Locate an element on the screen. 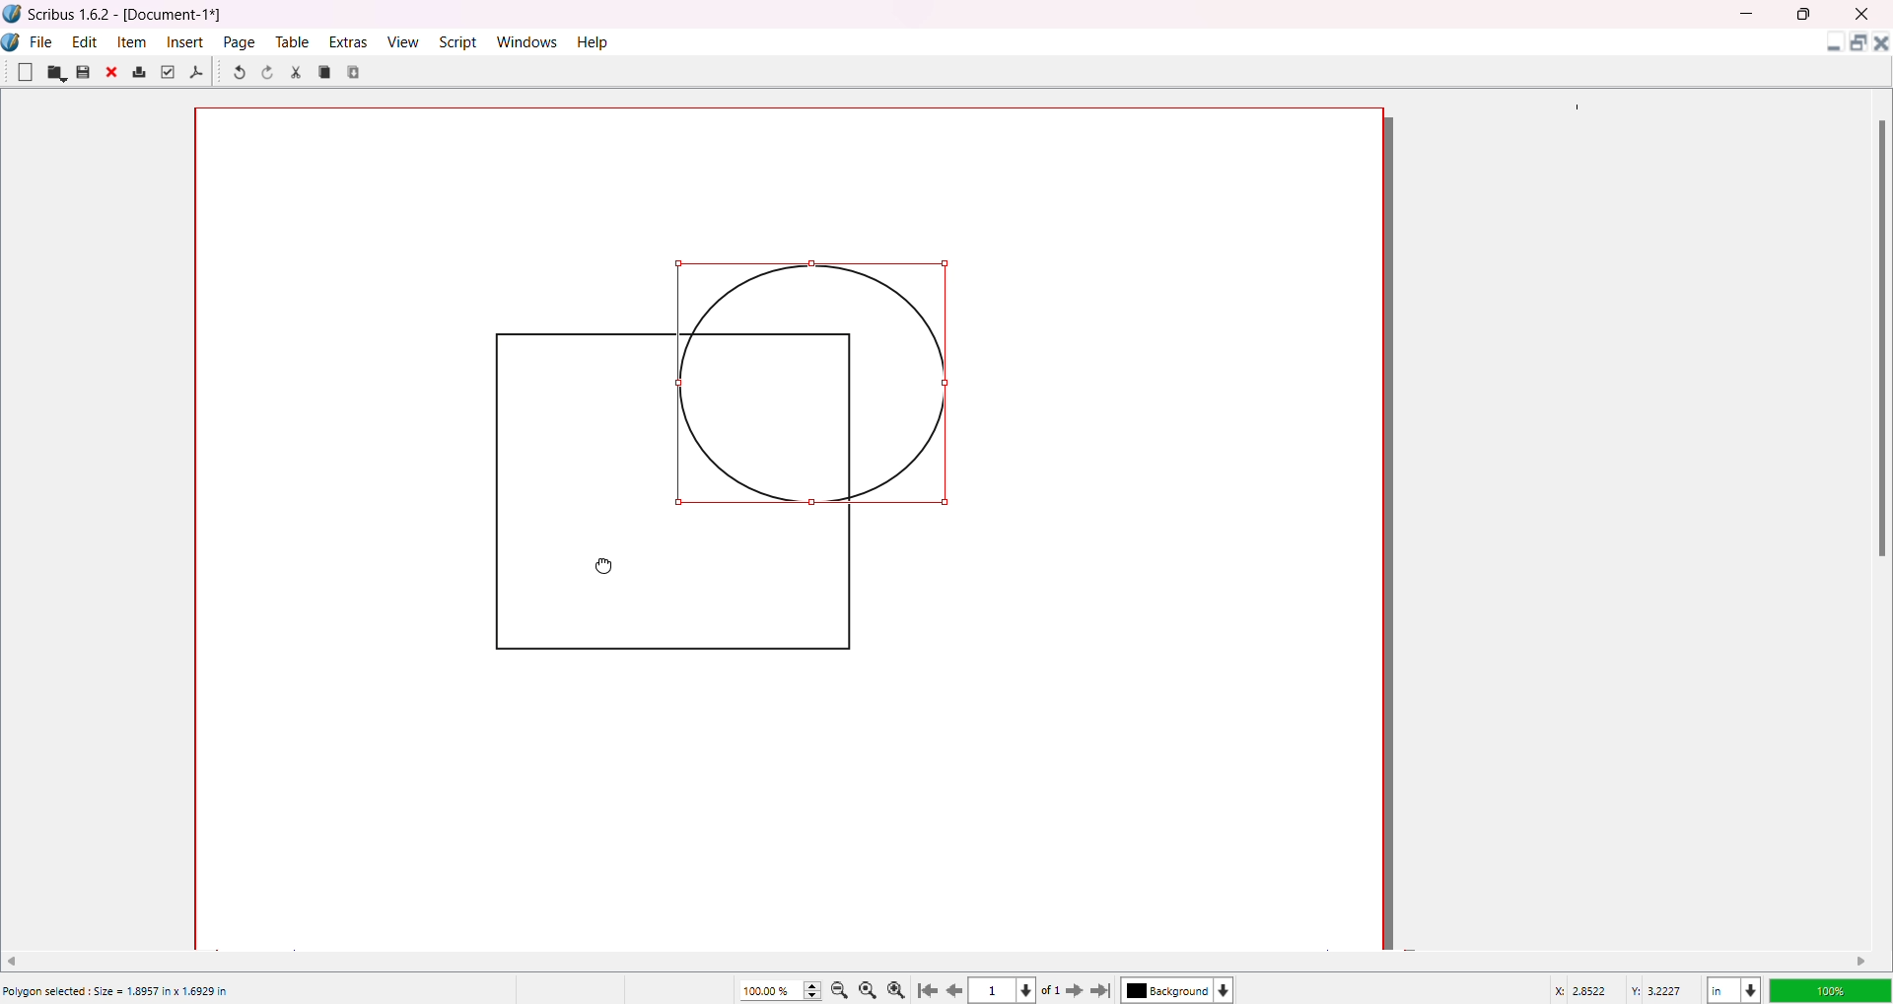  File is located at coordinates (42, 39).